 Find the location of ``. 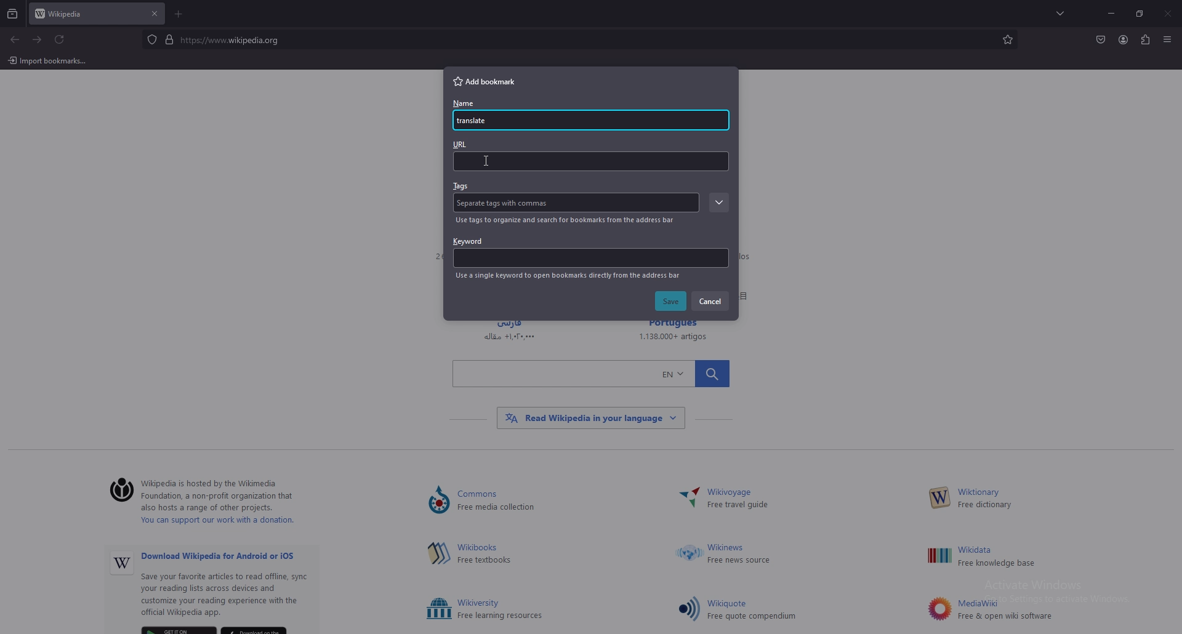

 is located at coordinates (438, 553).